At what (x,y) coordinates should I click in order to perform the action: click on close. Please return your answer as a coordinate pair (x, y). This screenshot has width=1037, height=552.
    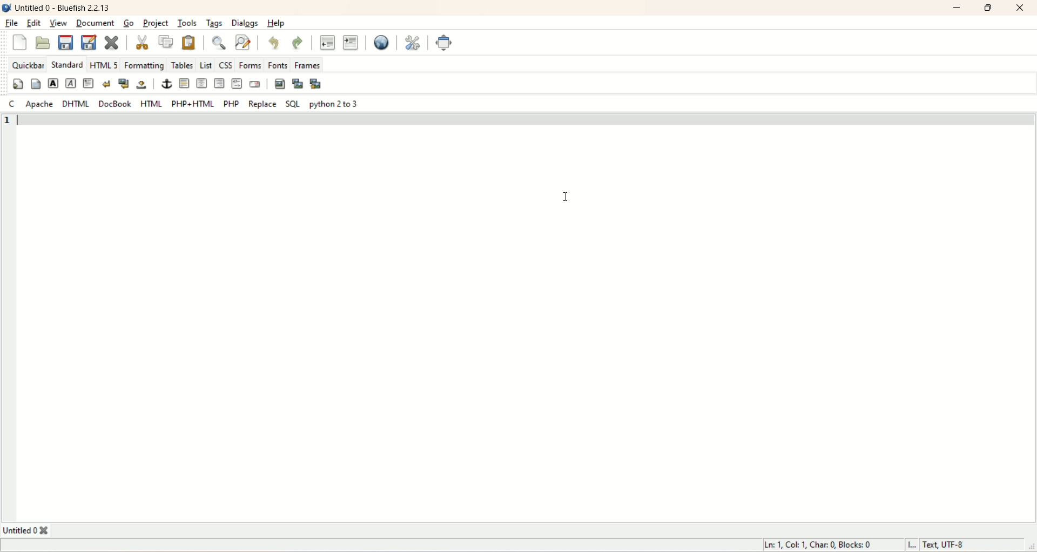
    Looking at the image, I should click on (1020, 8).